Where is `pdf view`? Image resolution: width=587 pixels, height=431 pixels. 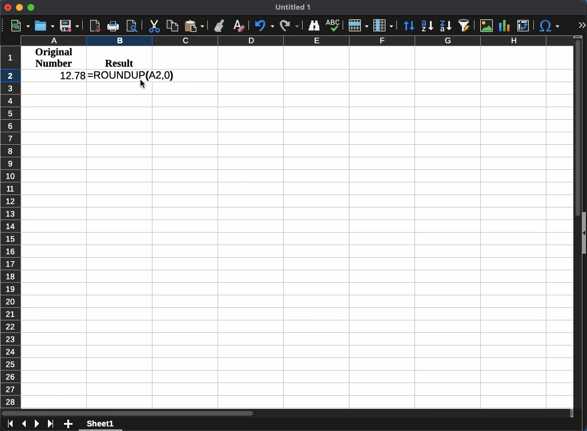
pdf view is located at coordinates (95, 25).